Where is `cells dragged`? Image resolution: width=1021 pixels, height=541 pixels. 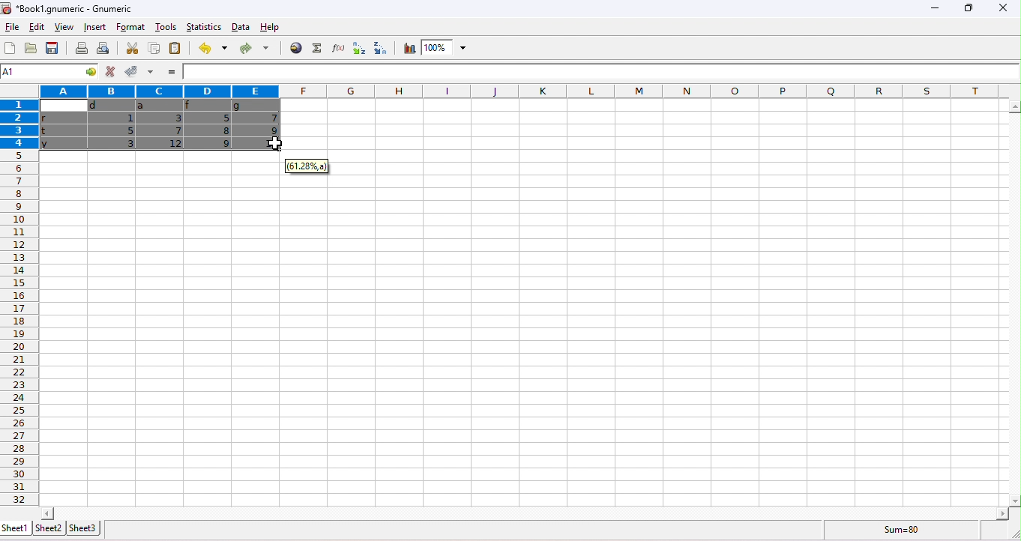
cells dragged is located at coordinates (161, 124).